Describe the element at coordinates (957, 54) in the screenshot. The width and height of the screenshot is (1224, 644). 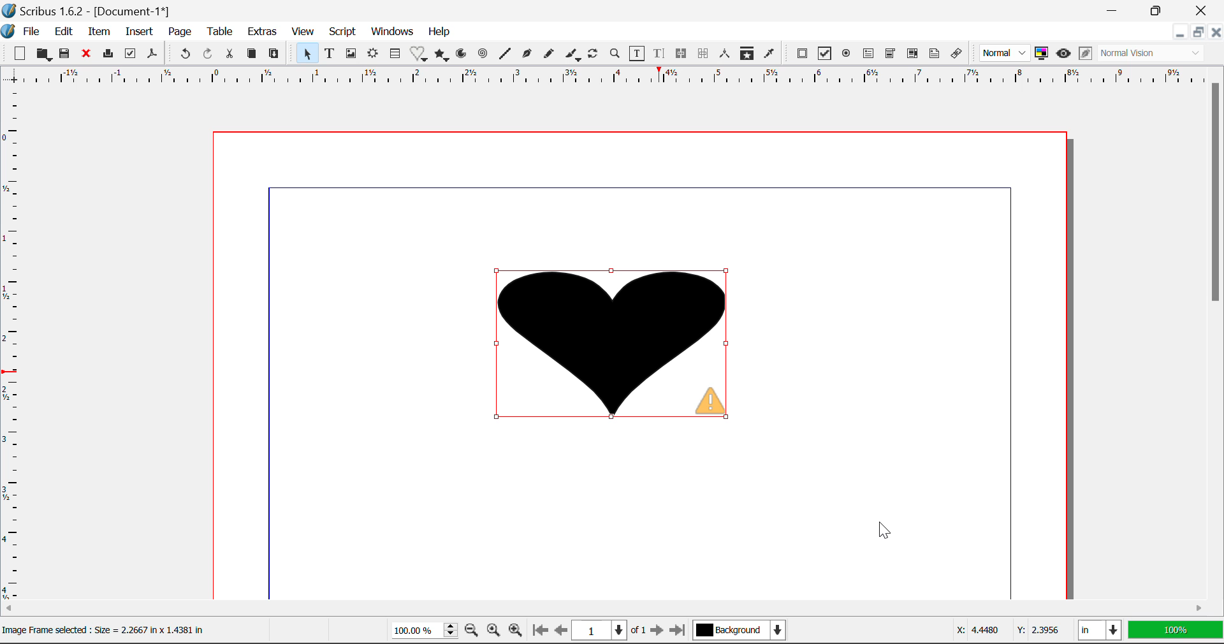
I see `Link Annotation` at that location.